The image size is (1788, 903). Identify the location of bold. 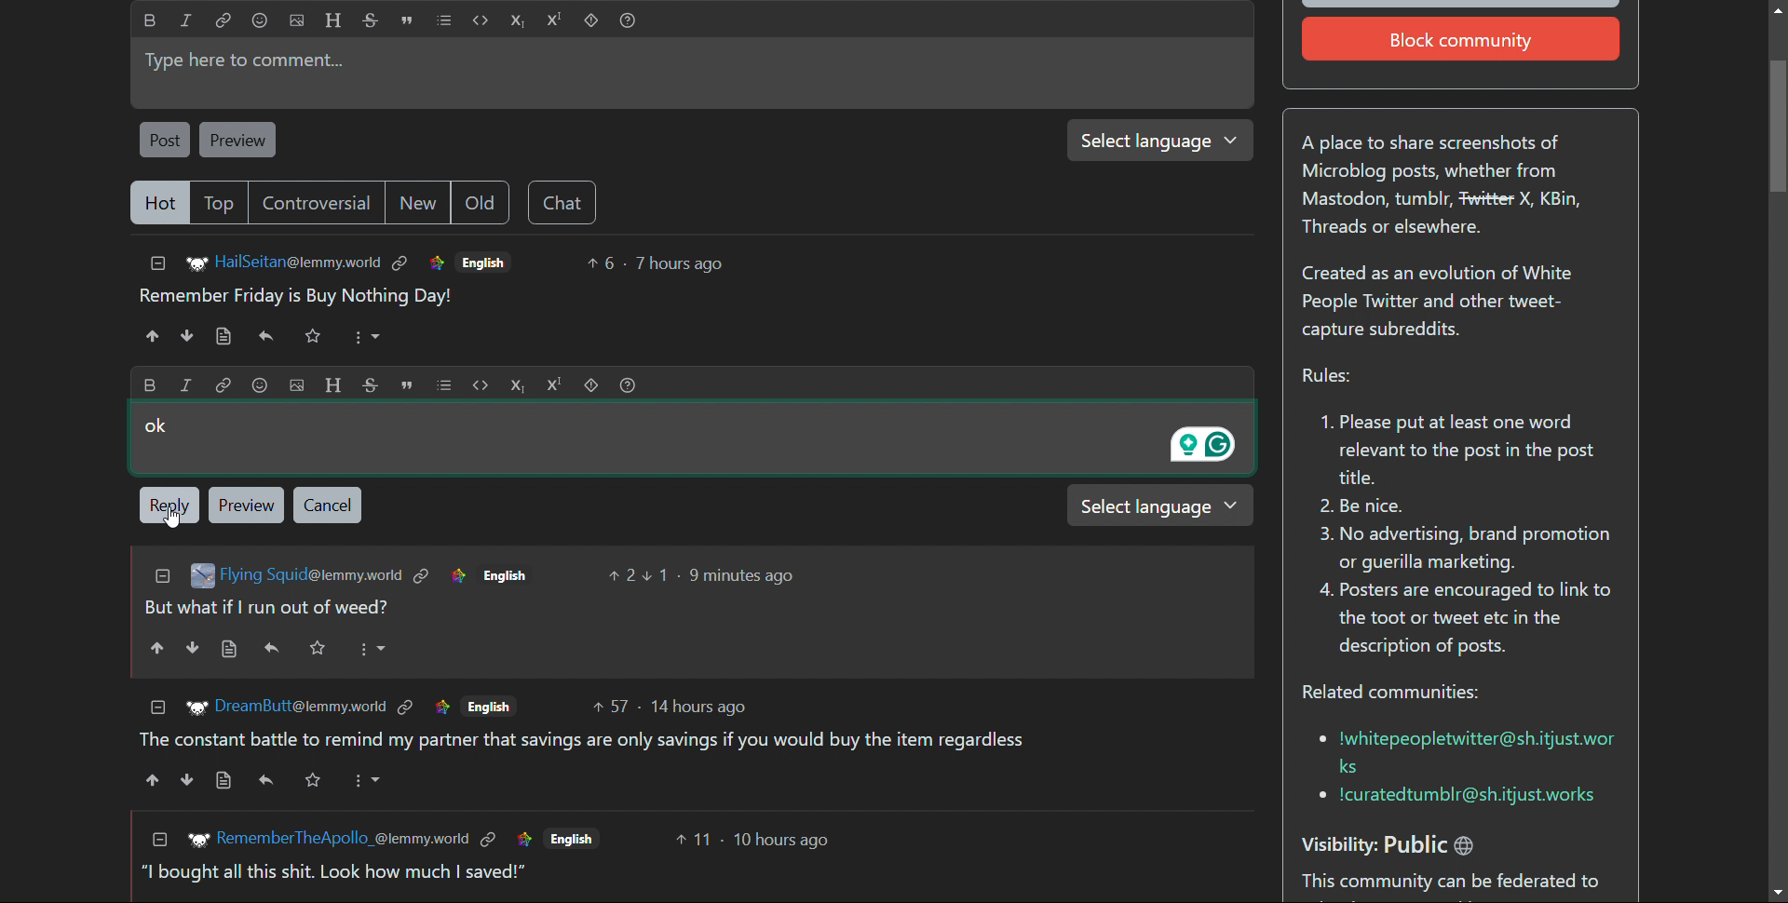
(151, 20).